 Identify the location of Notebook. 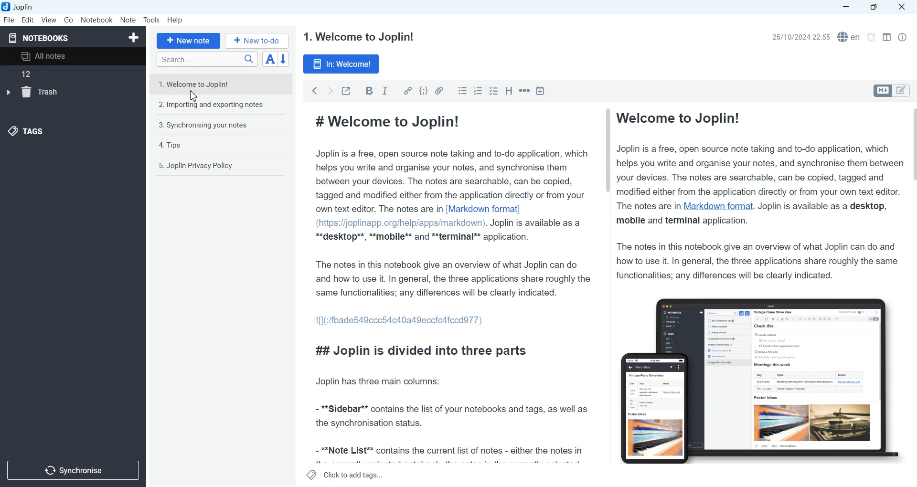
(97, 20).